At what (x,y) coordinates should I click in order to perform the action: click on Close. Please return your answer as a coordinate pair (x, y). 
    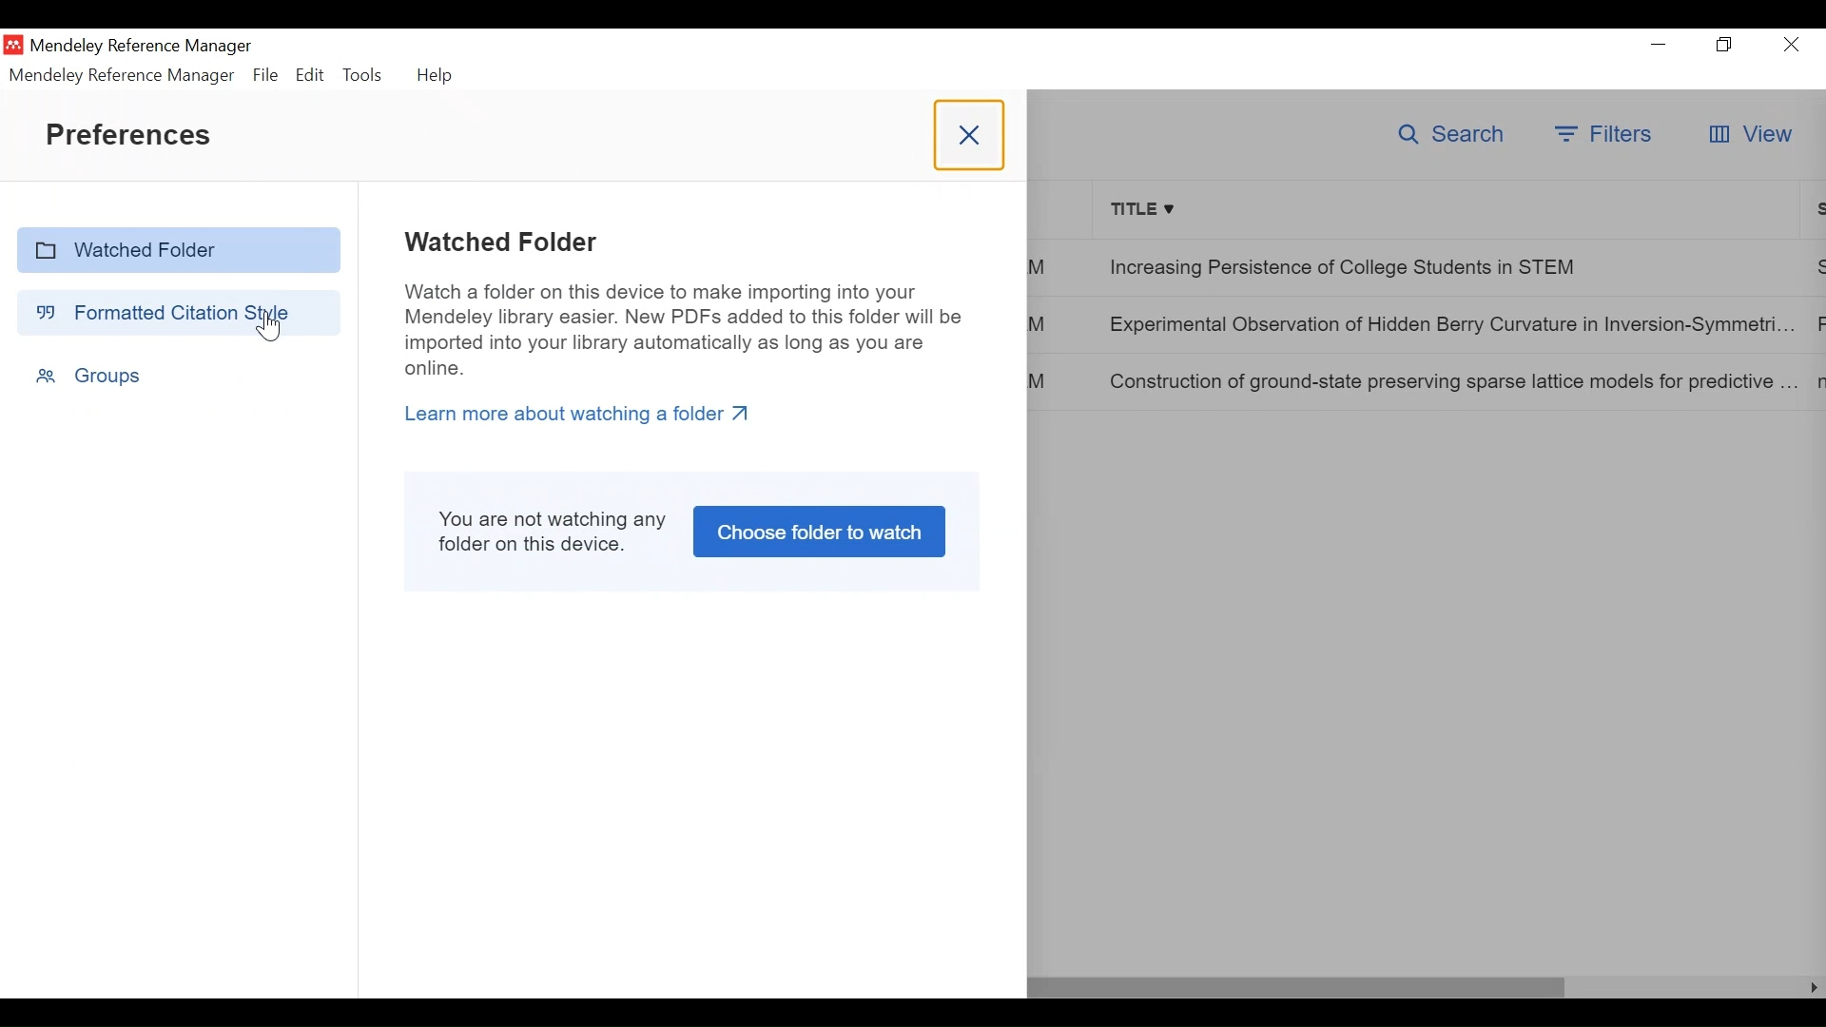
    Looking at the image, I should click on (967, 136).